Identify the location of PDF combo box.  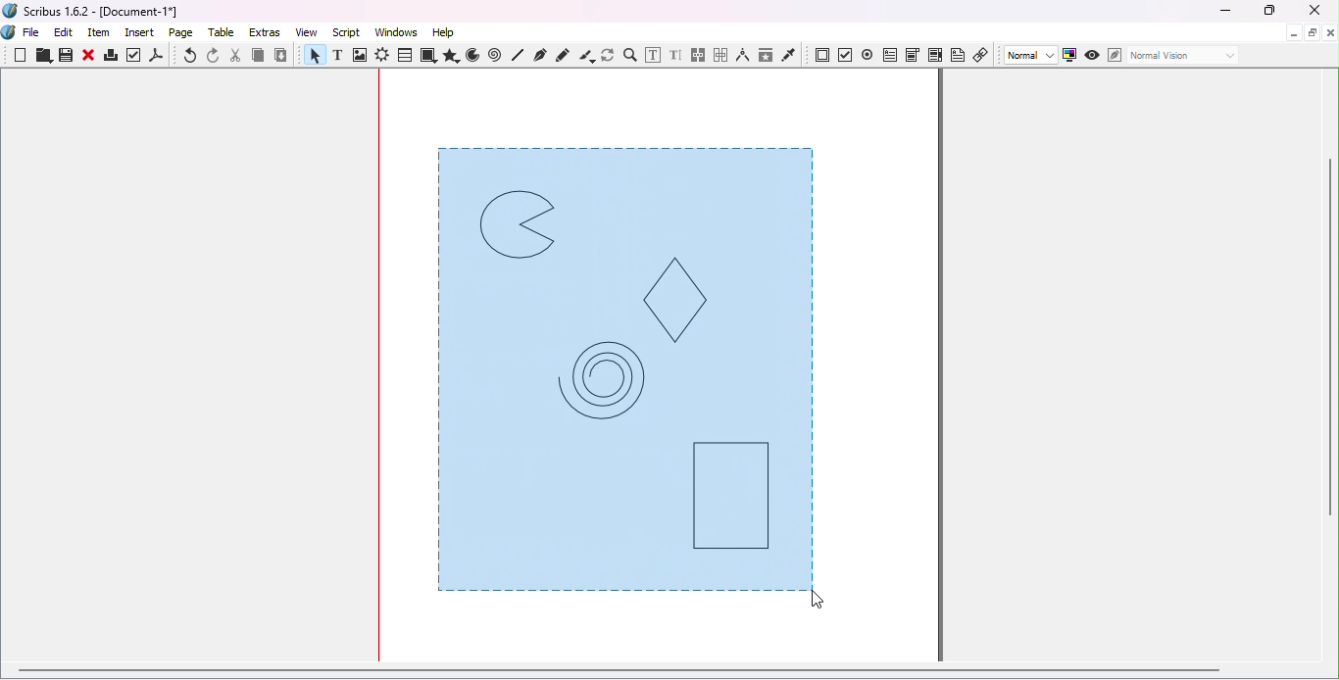
(912, 55).